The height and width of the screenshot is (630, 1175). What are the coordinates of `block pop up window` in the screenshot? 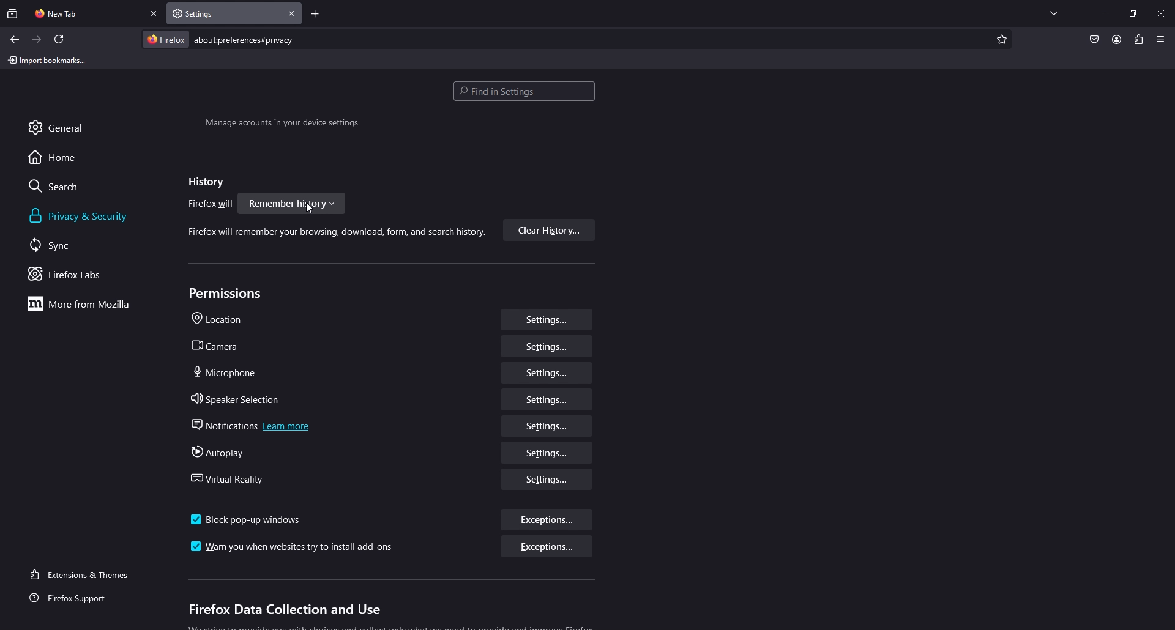 It's located at (247, 520).